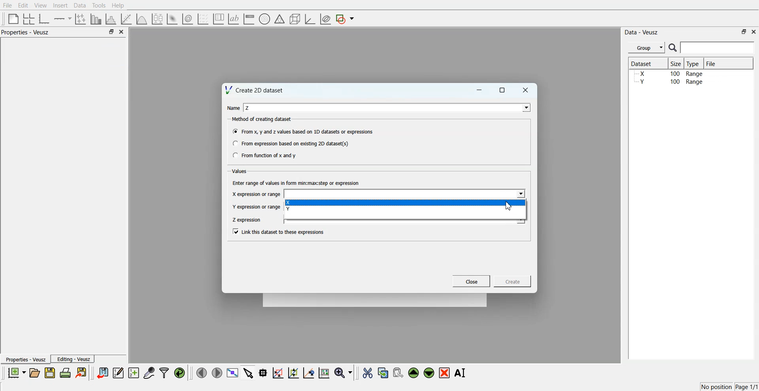  Describe the element at coordinates (142, 19) in the screenshot. I see `3D Function` at that location.